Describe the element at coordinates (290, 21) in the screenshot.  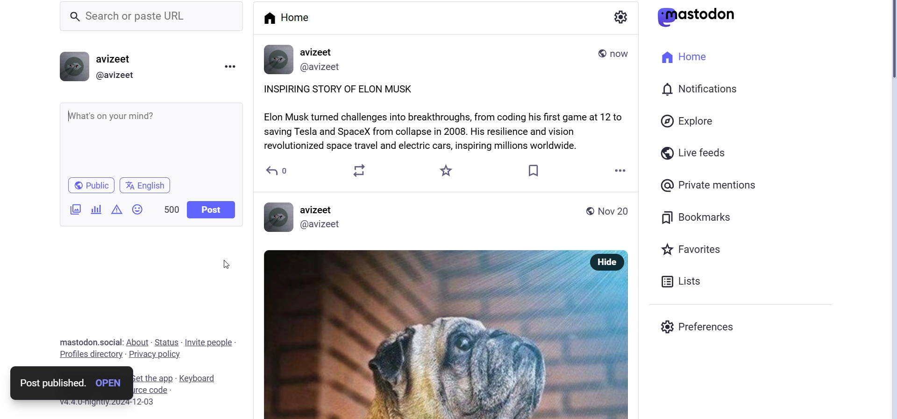
I see `home tab` at that location.